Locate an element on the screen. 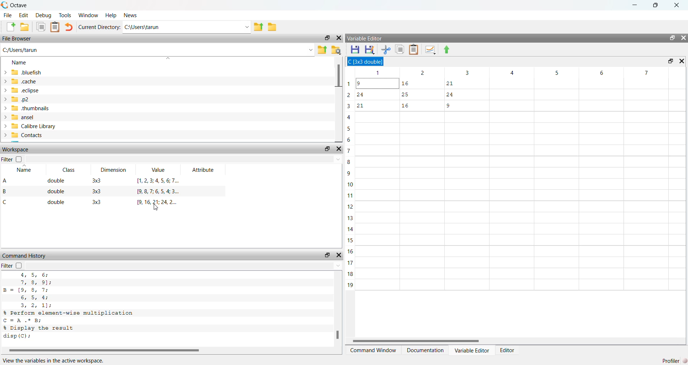  Clipboard is located at coordinates (414, 50).